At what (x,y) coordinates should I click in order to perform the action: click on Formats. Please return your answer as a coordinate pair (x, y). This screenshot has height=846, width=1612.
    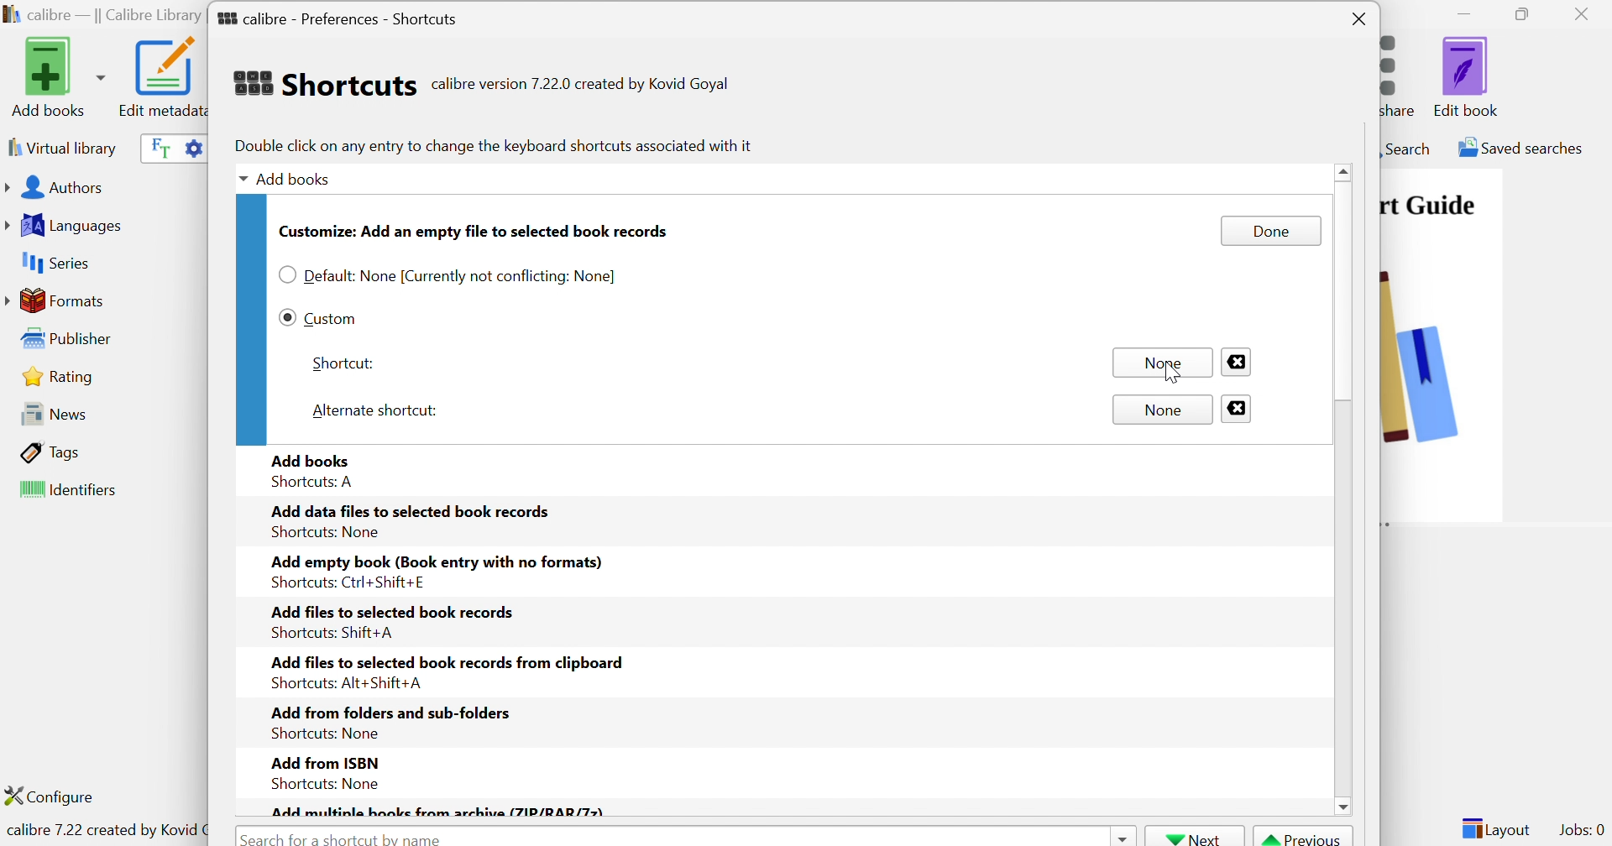
    Looking at the image, I should click on (58, 300).